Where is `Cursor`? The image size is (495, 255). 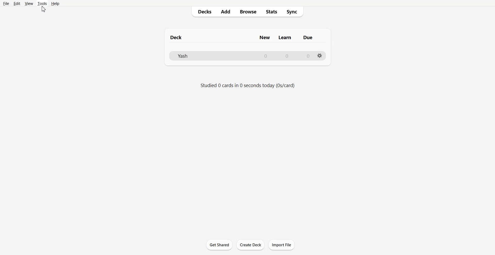 Cursor is located at coordinates (44, 9).